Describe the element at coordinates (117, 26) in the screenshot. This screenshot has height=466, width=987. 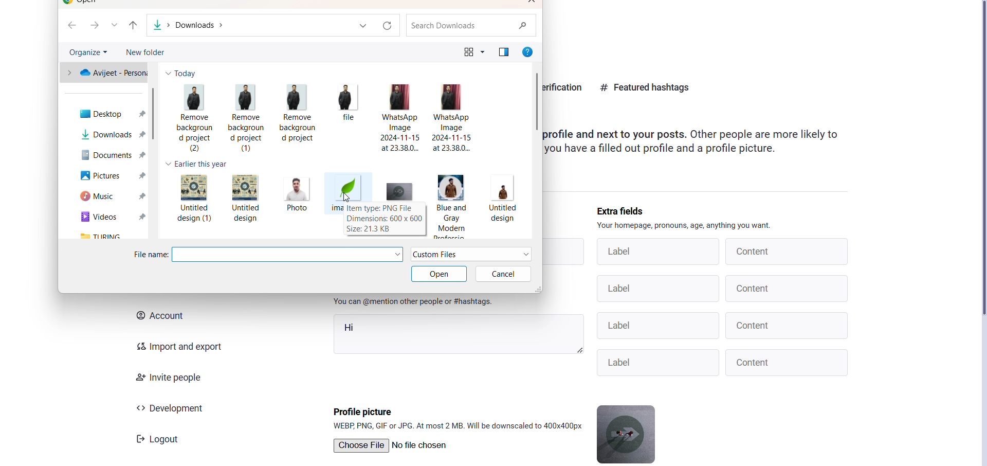
I see `list` at that location.